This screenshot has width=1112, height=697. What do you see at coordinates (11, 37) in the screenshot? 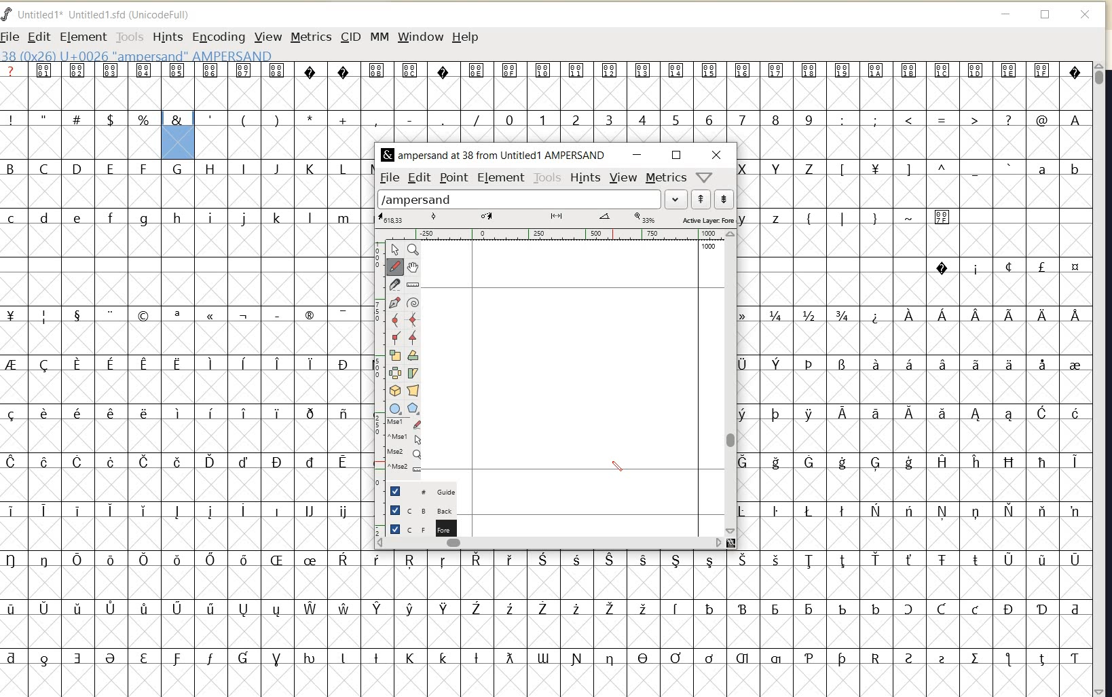
I see `FILE` at bounding box center [11, 37].